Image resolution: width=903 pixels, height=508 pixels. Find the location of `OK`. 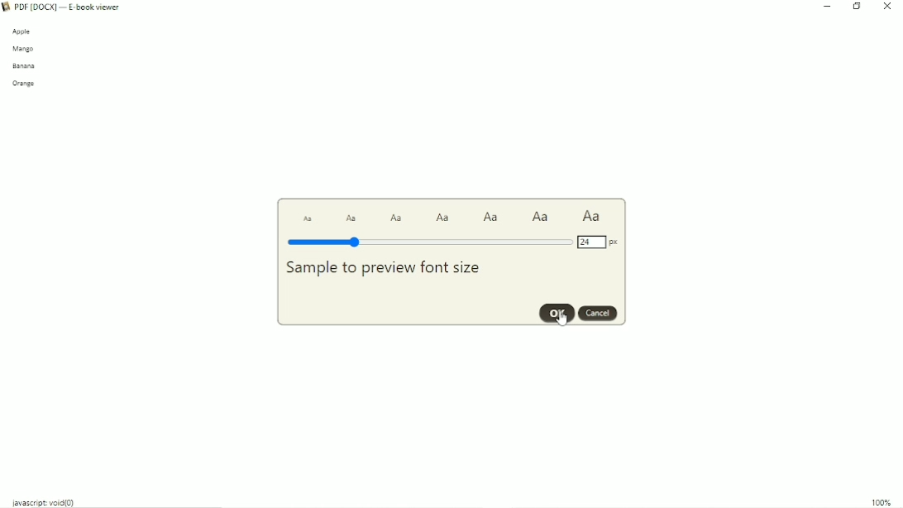

OK is located at coordinates (557, 313).